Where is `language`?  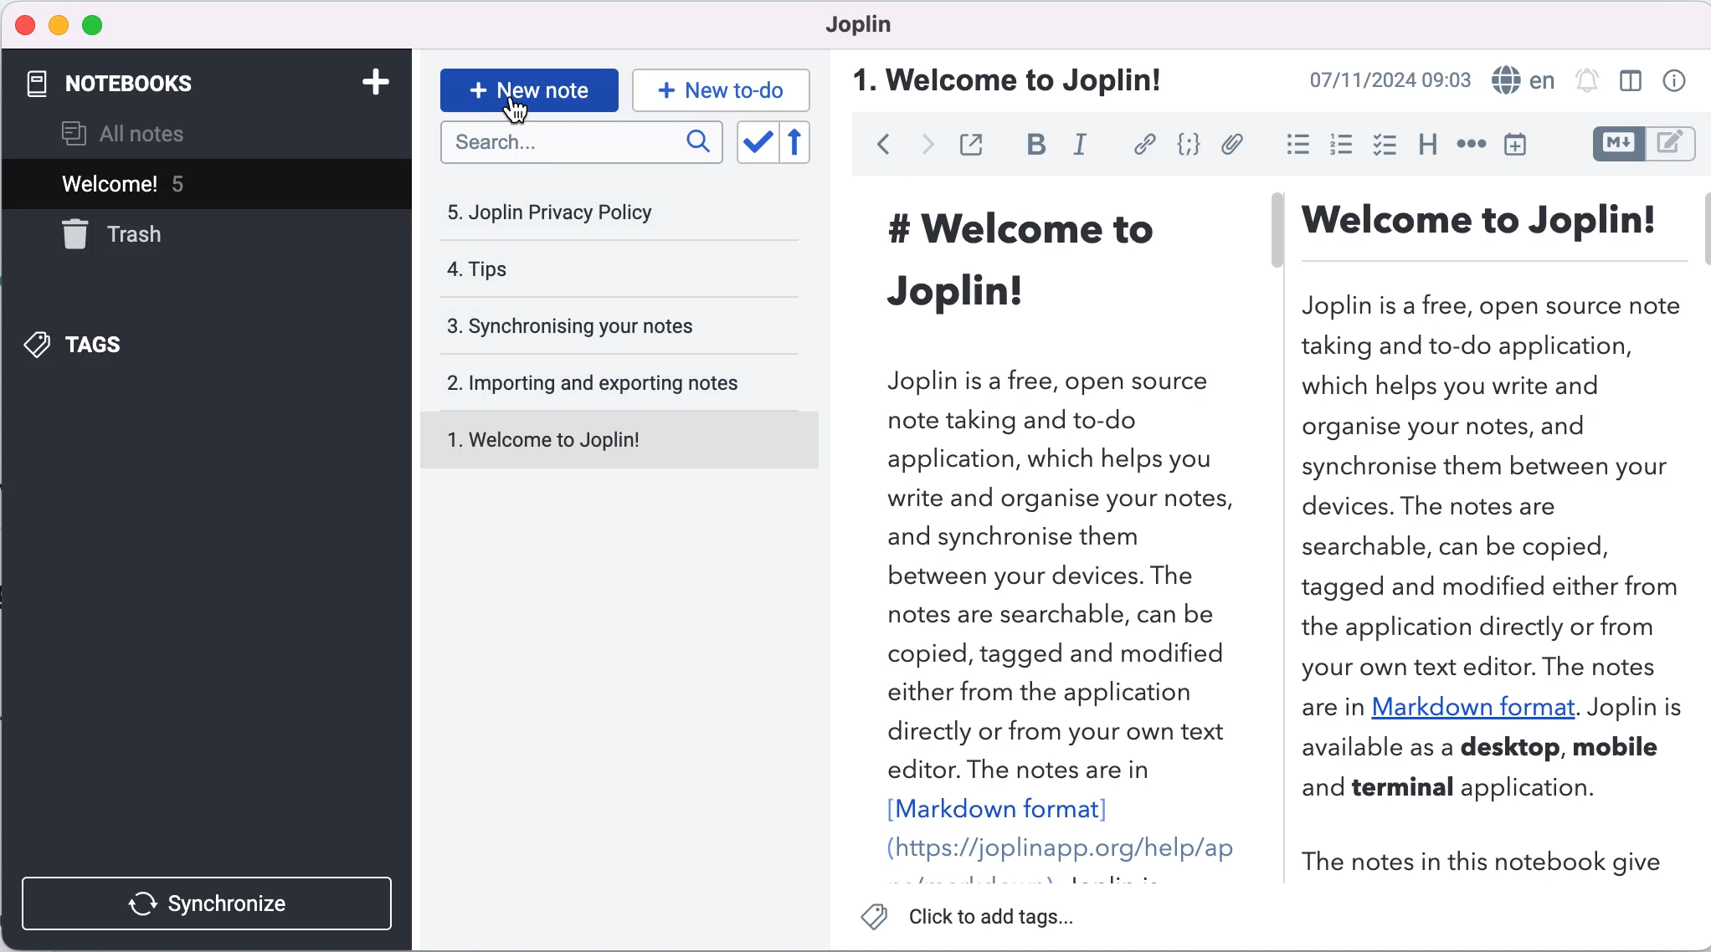
language is located at coordinates (1523, 80).